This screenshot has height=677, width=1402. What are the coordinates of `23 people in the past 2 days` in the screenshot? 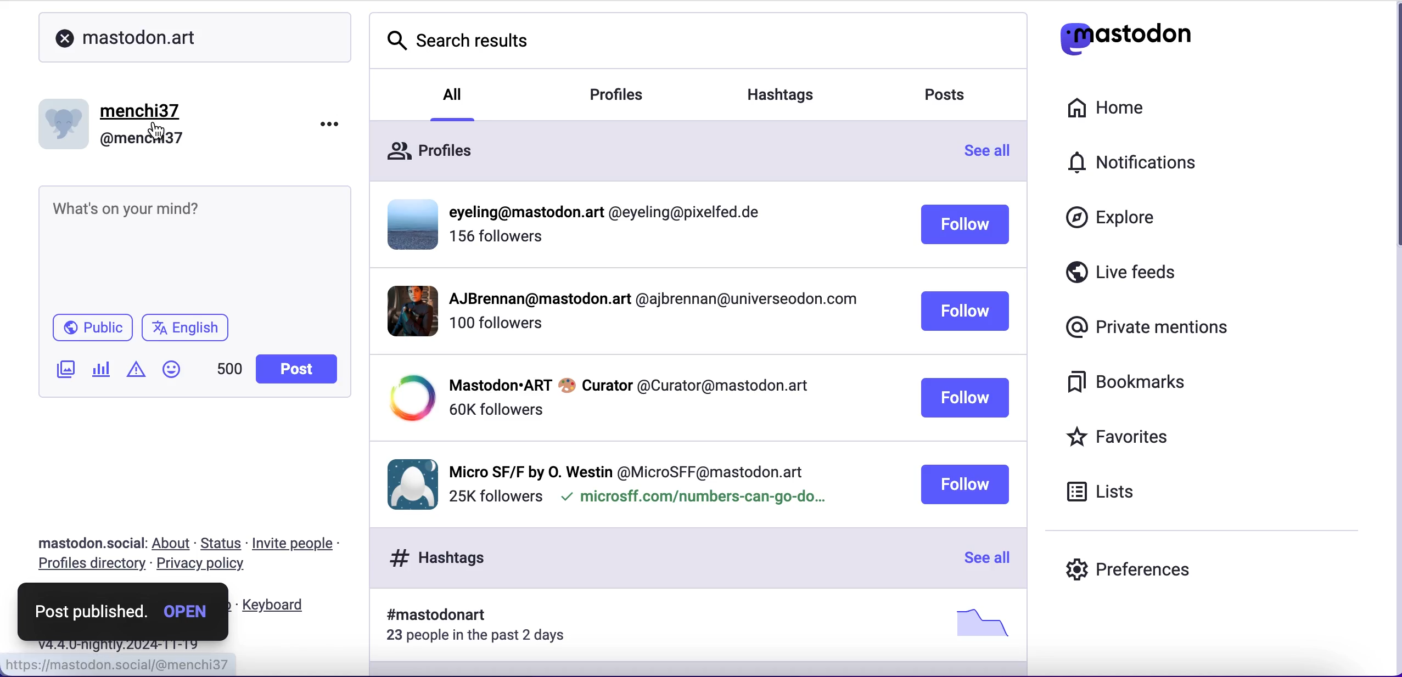 It's located at (480, 636).